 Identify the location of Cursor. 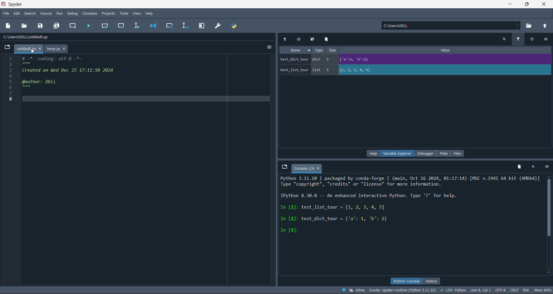
(33, 52).